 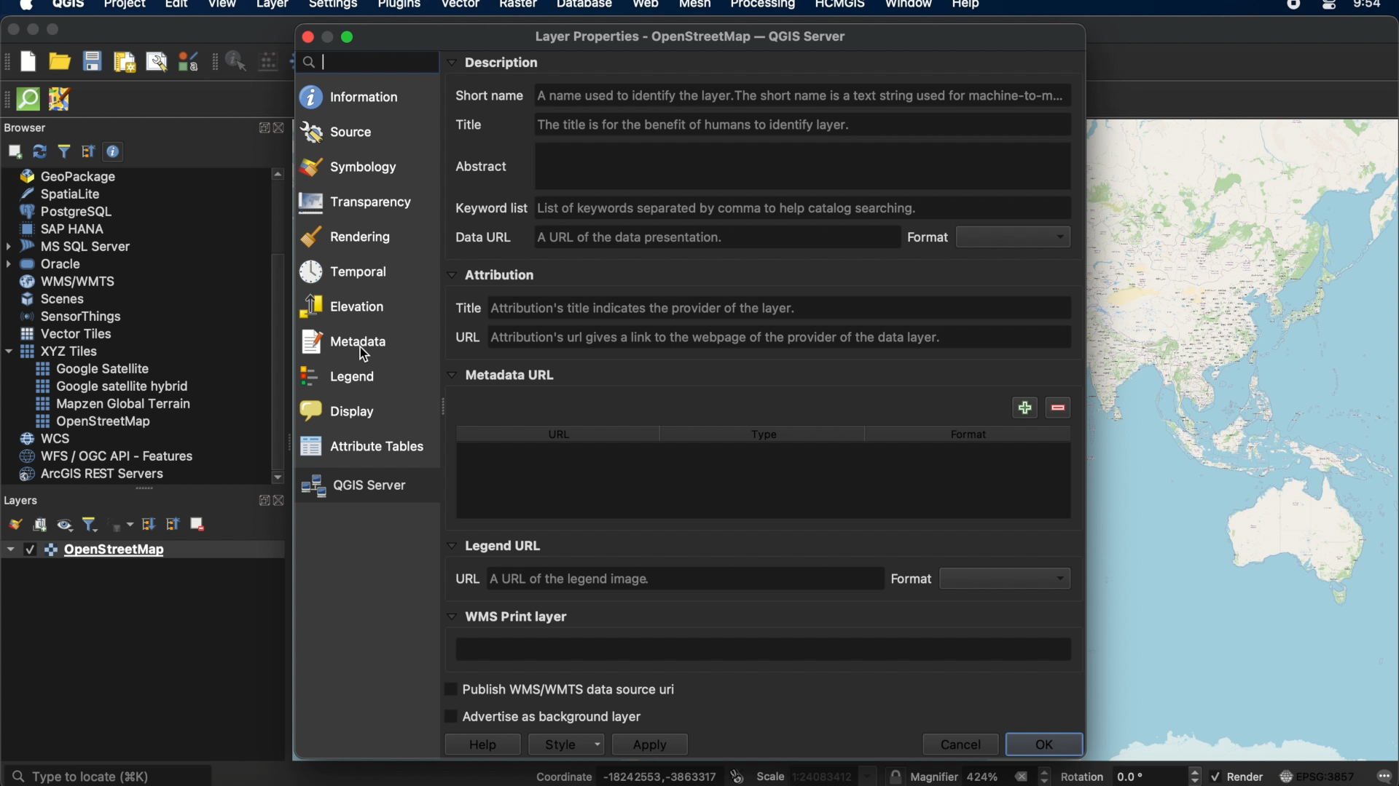 What do you see at coordinates (93, 61) in the screenshot?
I see `save project` at bounding box center [93, 61].